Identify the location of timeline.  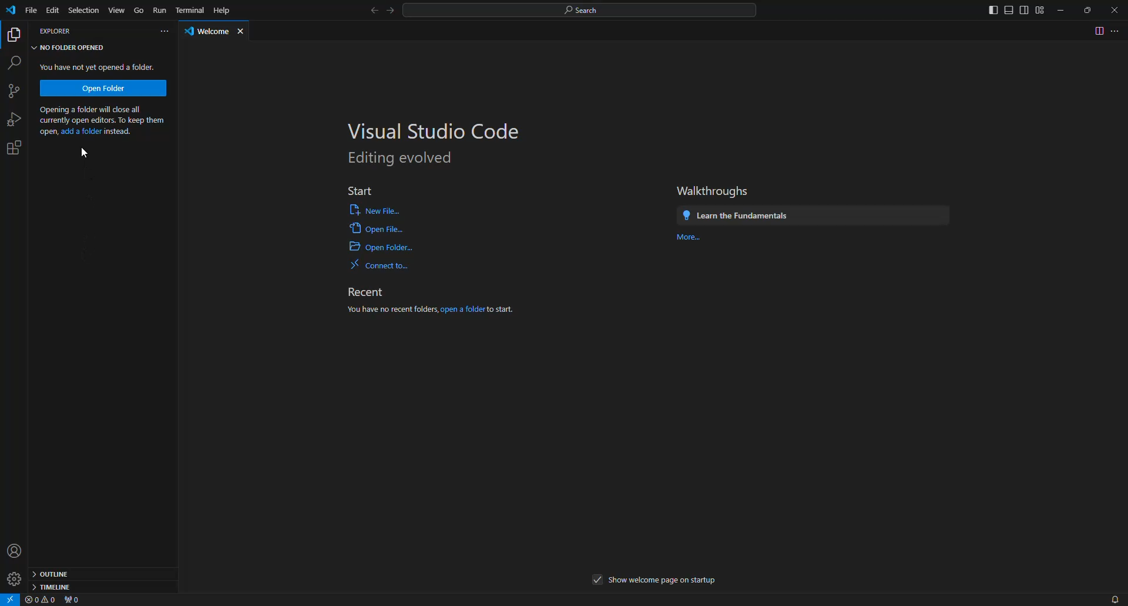
(53, 587).